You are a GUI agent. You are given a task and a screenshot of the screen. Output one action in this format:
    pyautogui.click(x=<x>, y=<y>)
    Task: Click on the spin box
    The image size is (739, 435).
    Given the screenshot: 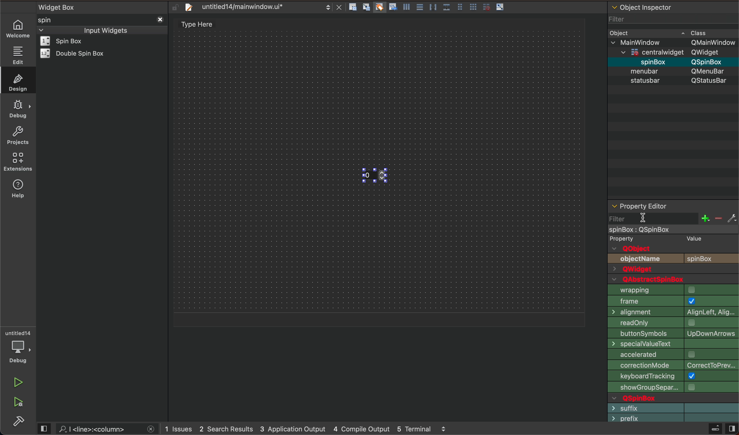 What is the action you would take?
    pyautogui.click(x=648, y=62)
    